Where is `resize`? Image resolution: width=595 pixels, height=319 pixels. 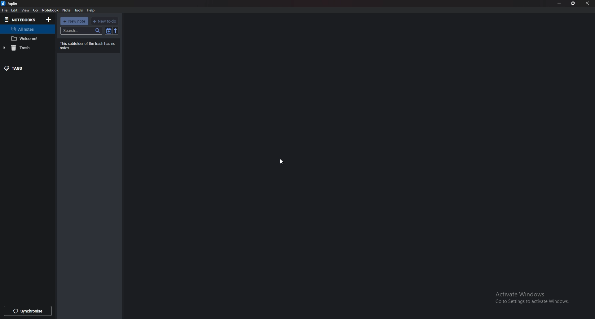
resize is located at coordinates (573, 3).